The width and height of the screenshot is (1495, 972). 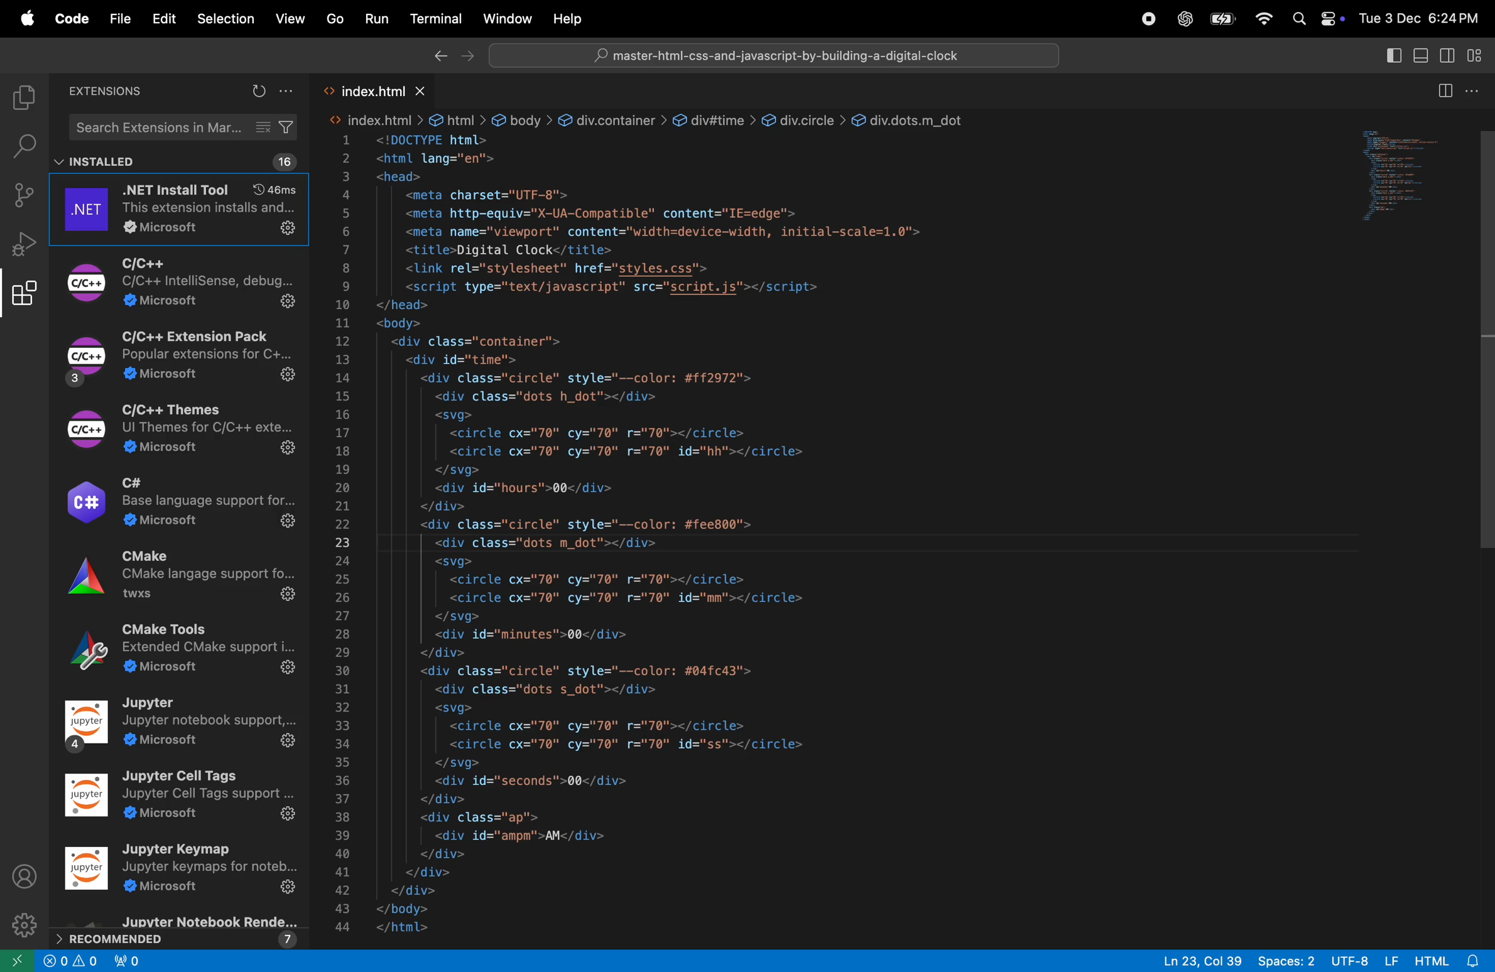 What do you see at coordinates (19, 924) in the screenshot?
I see `setting` at bounding box center [19, 924].